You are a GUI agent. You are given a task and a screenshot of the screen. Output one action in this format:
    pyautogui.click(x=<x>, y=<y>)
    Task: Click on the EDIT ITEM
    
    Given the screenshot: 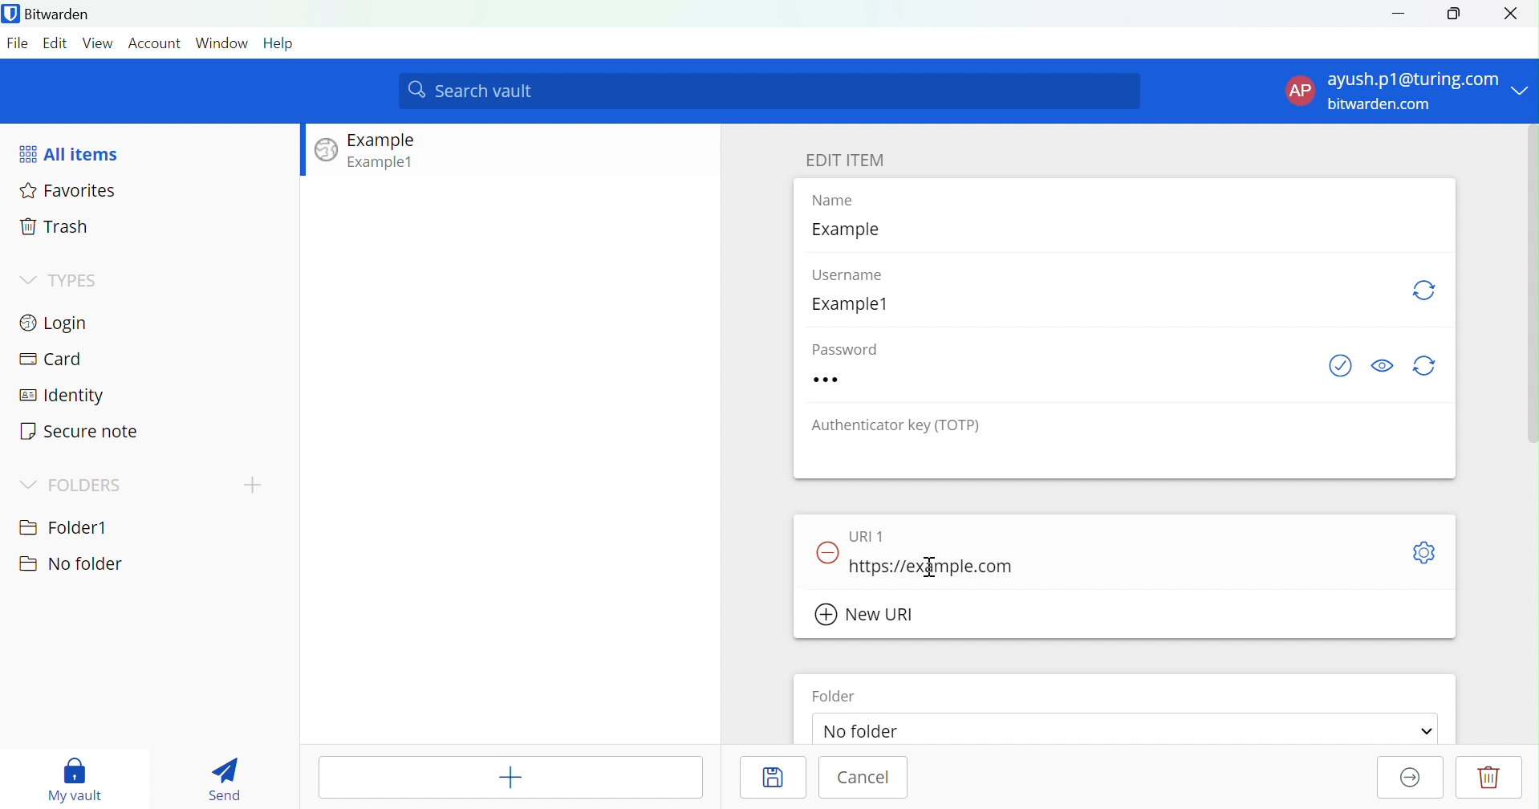 What is the action you would take?
    pyautogui.click(x=845, y=160)
    